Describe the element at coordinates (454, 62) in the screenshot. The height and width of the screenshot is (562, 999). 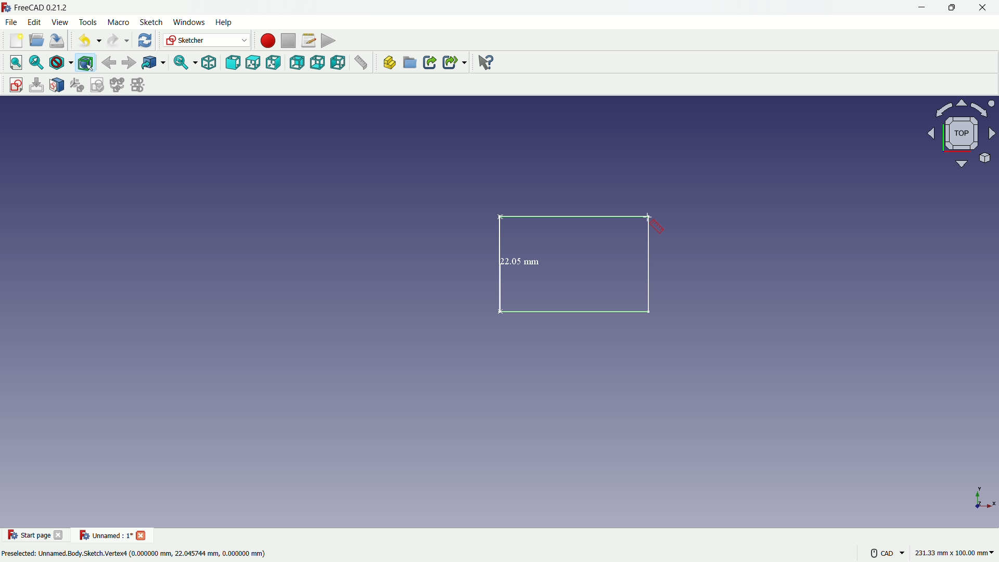
I see `make sub link` at that location.